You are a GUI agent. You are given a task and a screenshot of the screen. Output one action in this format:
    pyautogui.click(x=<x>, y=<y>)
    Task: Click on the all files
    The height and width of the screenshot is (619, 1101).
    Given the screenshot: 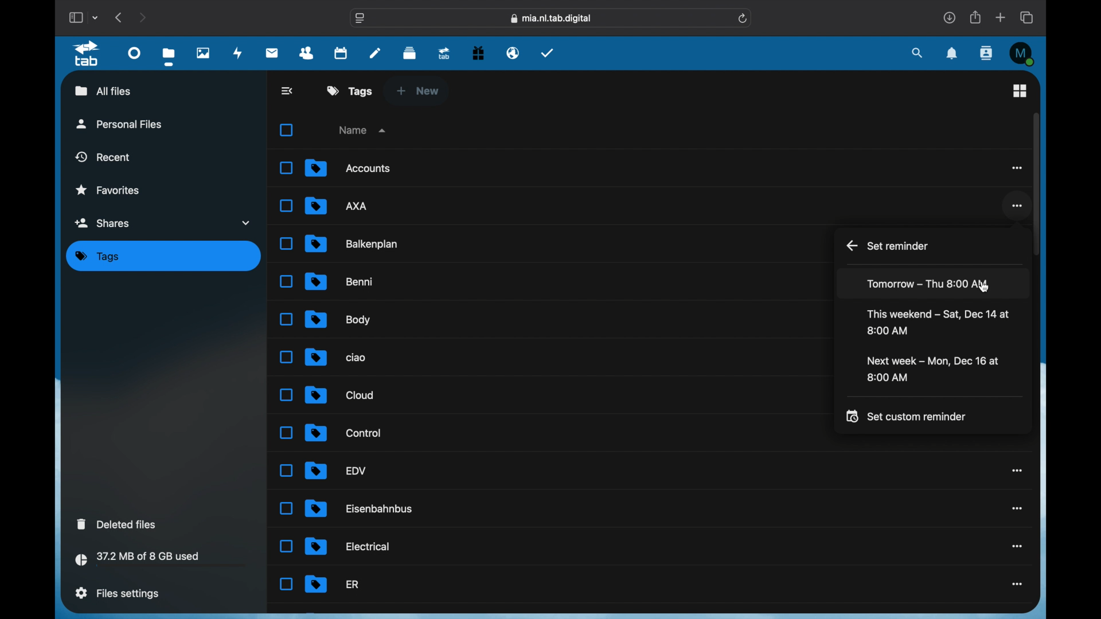 What is the action you would take?
    pyautogui.click(x=103, y=91)
    